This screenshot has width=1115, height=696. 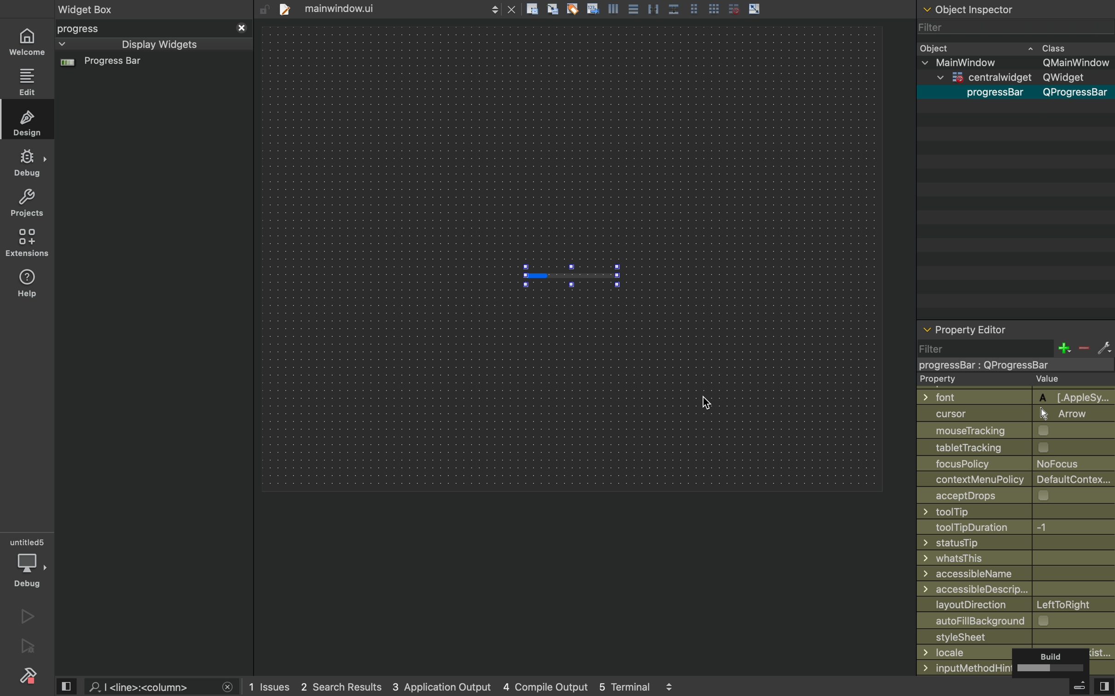 What do you see at coordinates (1008, 463) in the screenshot?
I see `focuspolicy` at bounding box center [1008, 463].